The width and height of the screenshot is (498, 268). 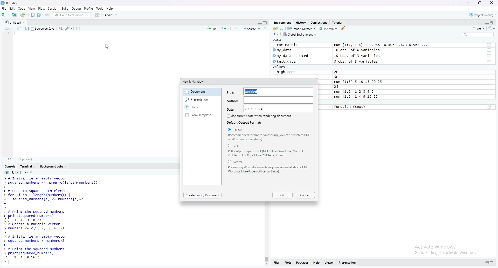 What do you see at coordinates (231, 28) in the screenshot?
I see `Up` at bounding box center [231, 28].